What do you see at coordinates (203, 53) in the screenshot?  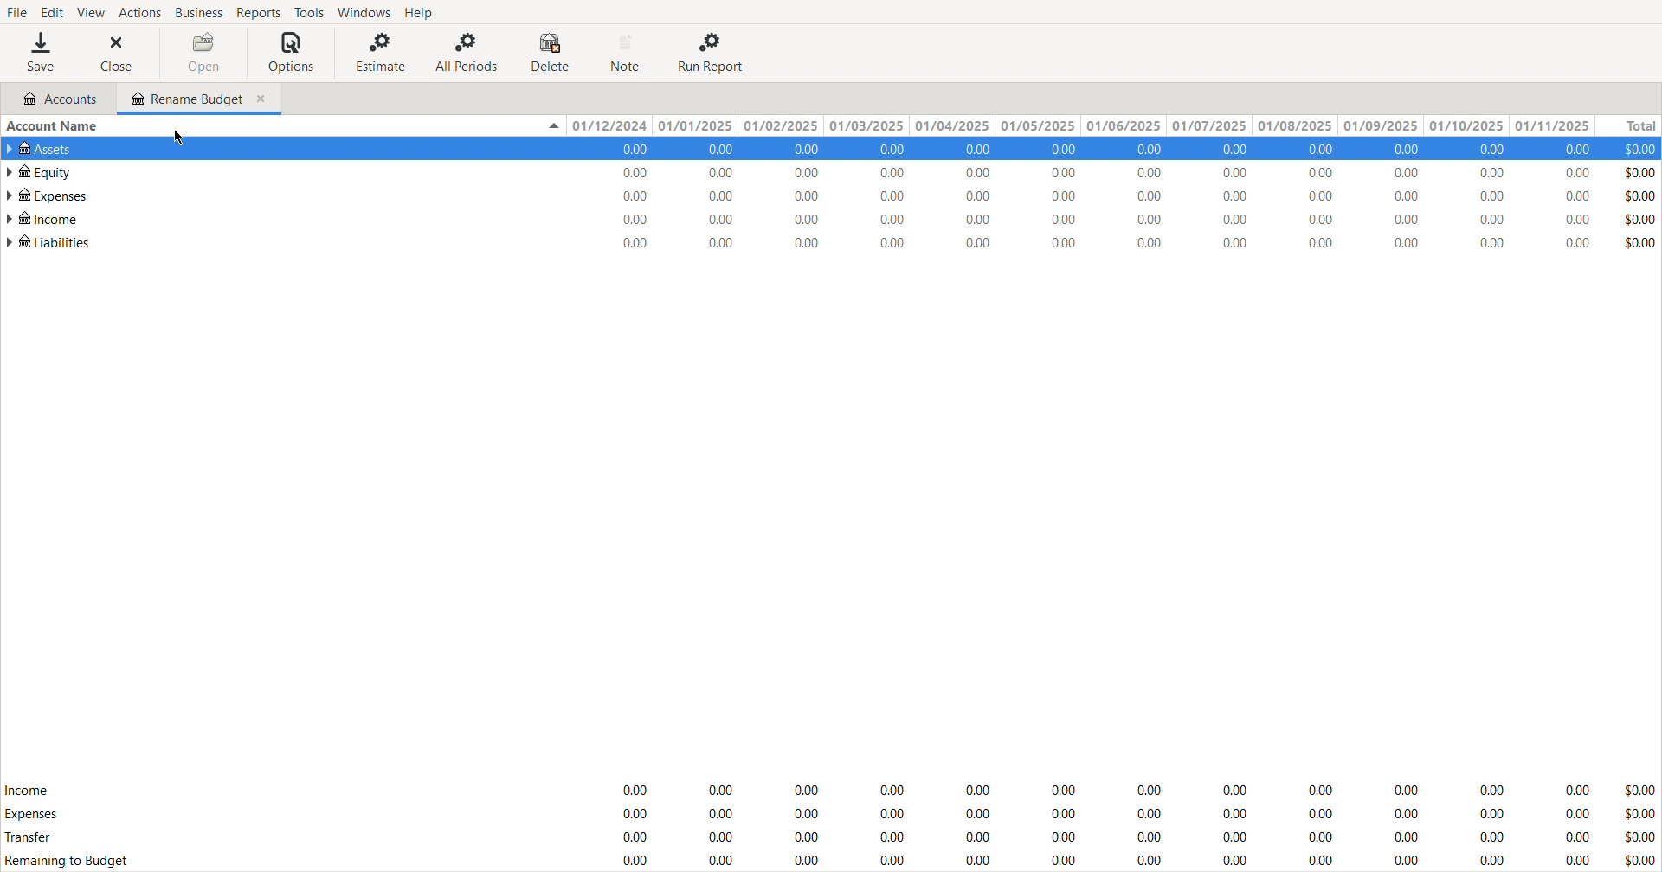 I see `Open` at bounding box center [203, 53].